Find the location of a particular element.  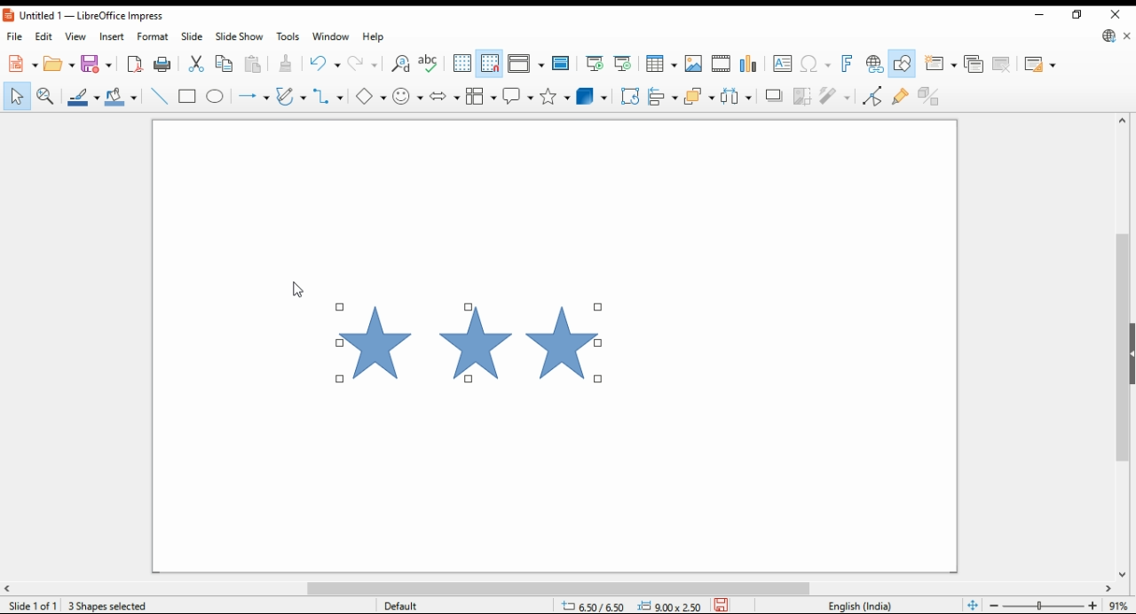

insert textbox is located at coordinates (782, 65).